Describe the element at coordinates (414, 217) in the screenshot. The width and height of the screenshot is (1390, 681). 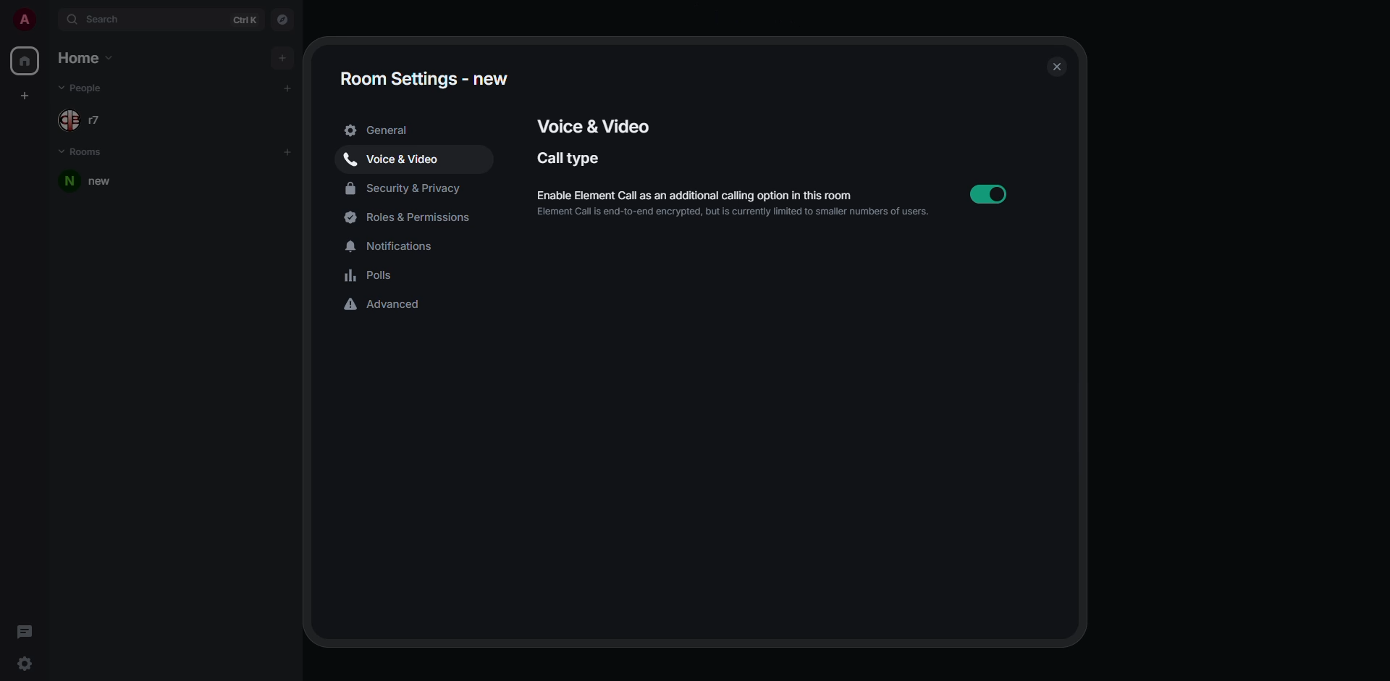
I see `roles & permissions` at that location.